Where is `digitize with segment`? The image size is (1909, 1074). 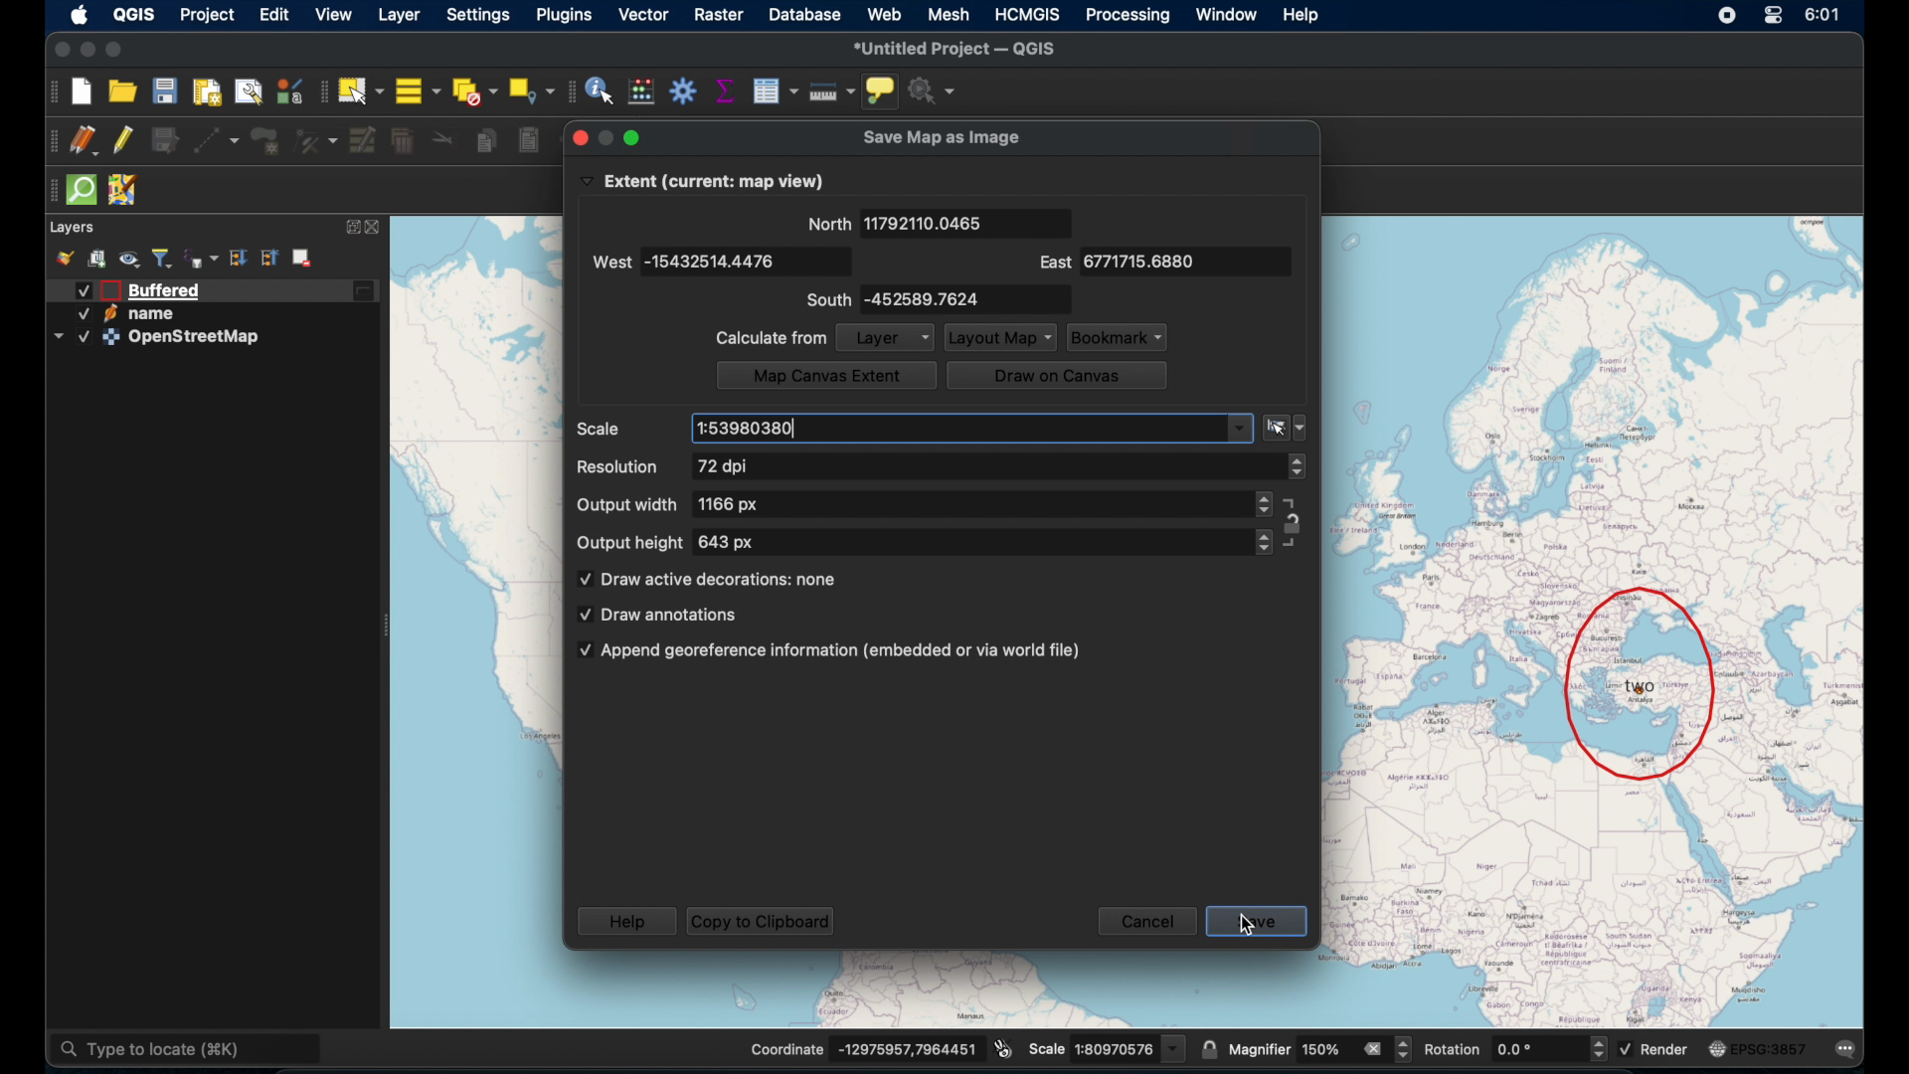 digitize with segment is located at coordinates (218, 139).